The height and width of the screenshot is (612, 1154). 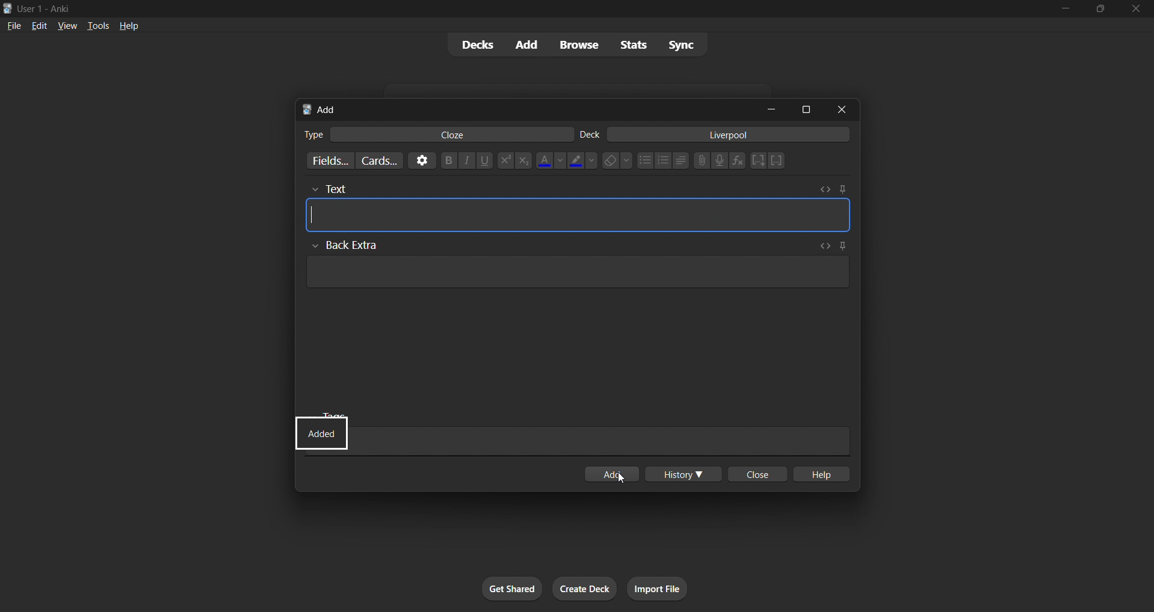 I want to click on bold, so click(x=449, y=162).